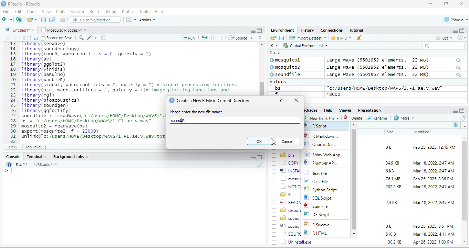  What do you see at coordinates (32, 20) in the screenshot?
I see `folder` at bounding box center [32, 20].